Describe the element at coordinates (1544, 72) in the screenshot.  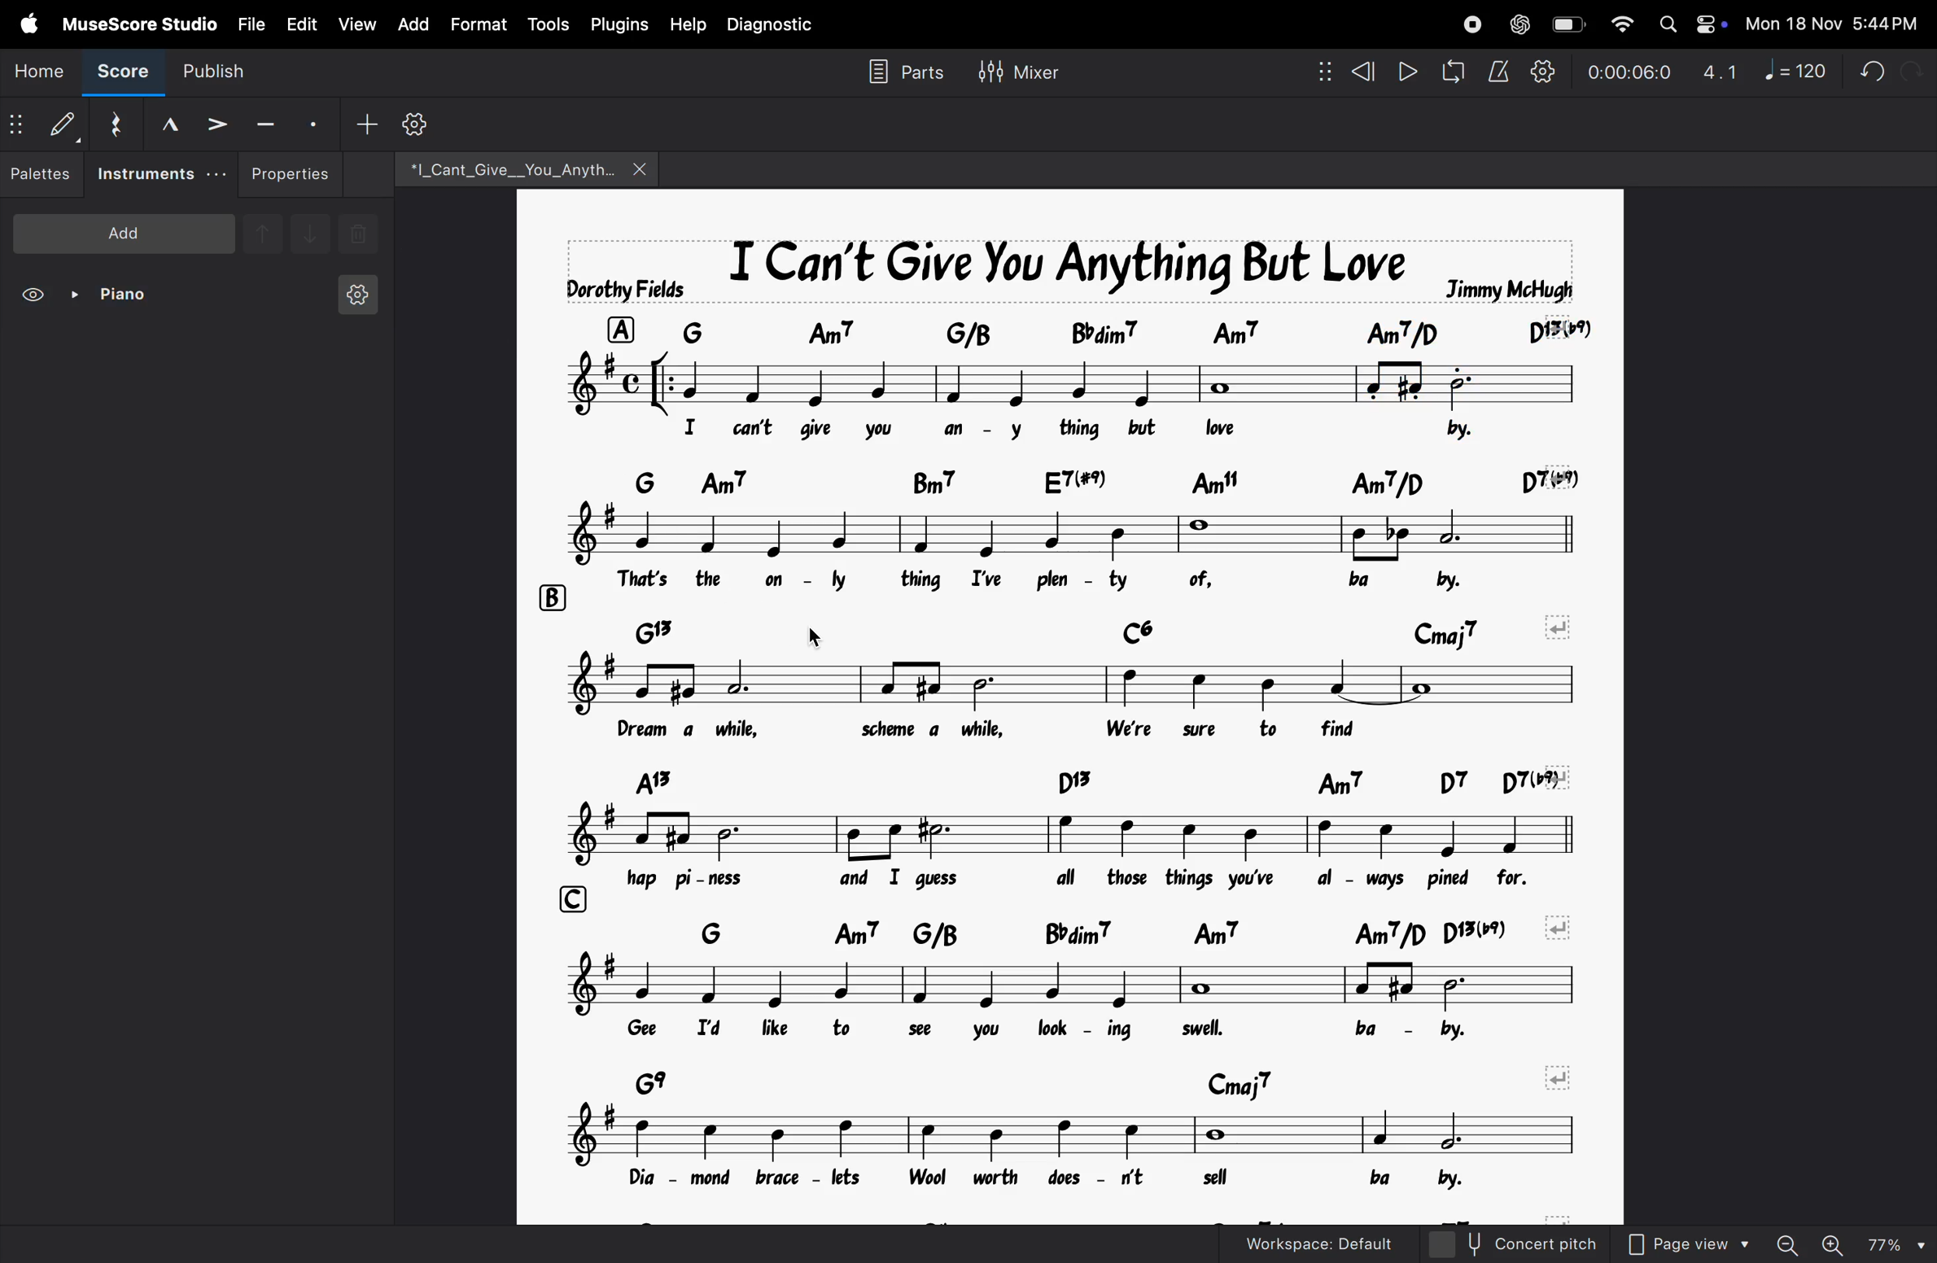
I see `playback settings` at that location.